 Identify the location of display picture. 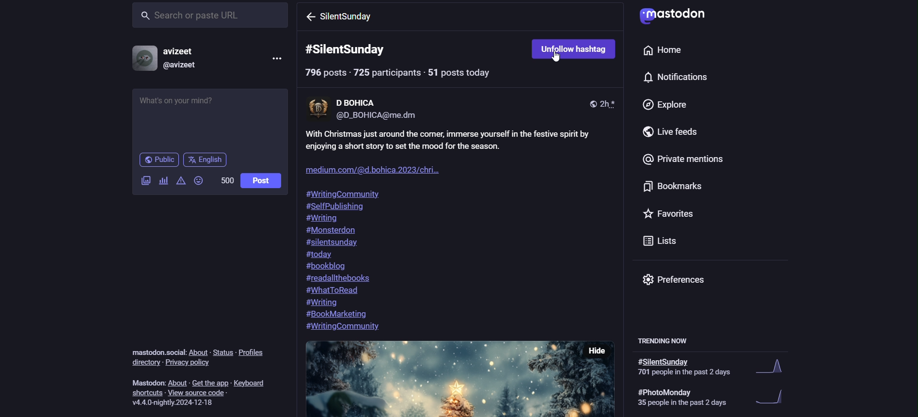
(317, 109).